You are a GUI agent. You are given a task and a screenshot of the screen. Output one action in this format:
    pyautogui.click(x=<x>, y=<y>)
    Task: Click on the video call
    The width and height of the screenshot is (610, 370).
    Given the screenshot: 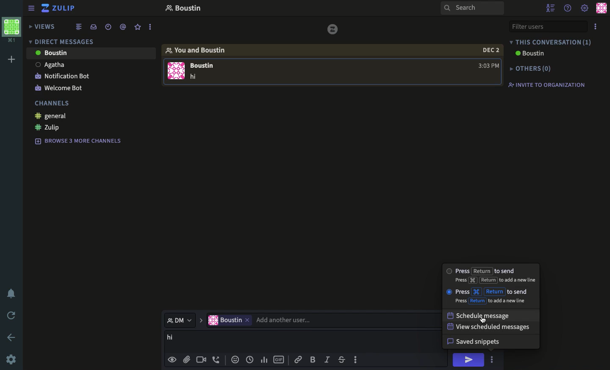 What is the action you would take?
    pyautogui.click(x=200, y=359)
    